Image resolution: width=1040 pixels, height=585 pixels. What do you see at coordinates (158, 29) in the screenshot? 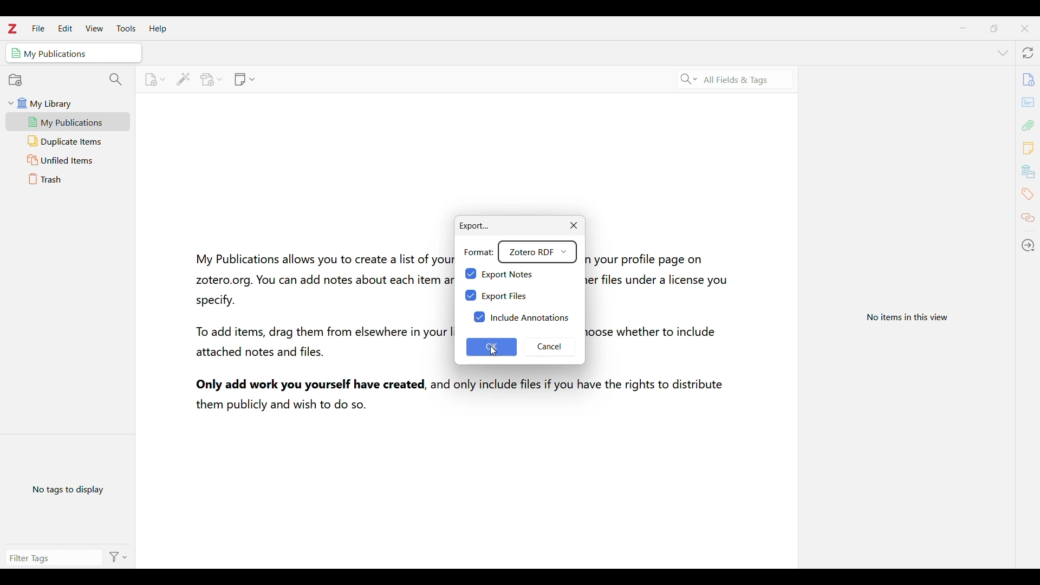
I see `Help` at bounding box center [158, 29].